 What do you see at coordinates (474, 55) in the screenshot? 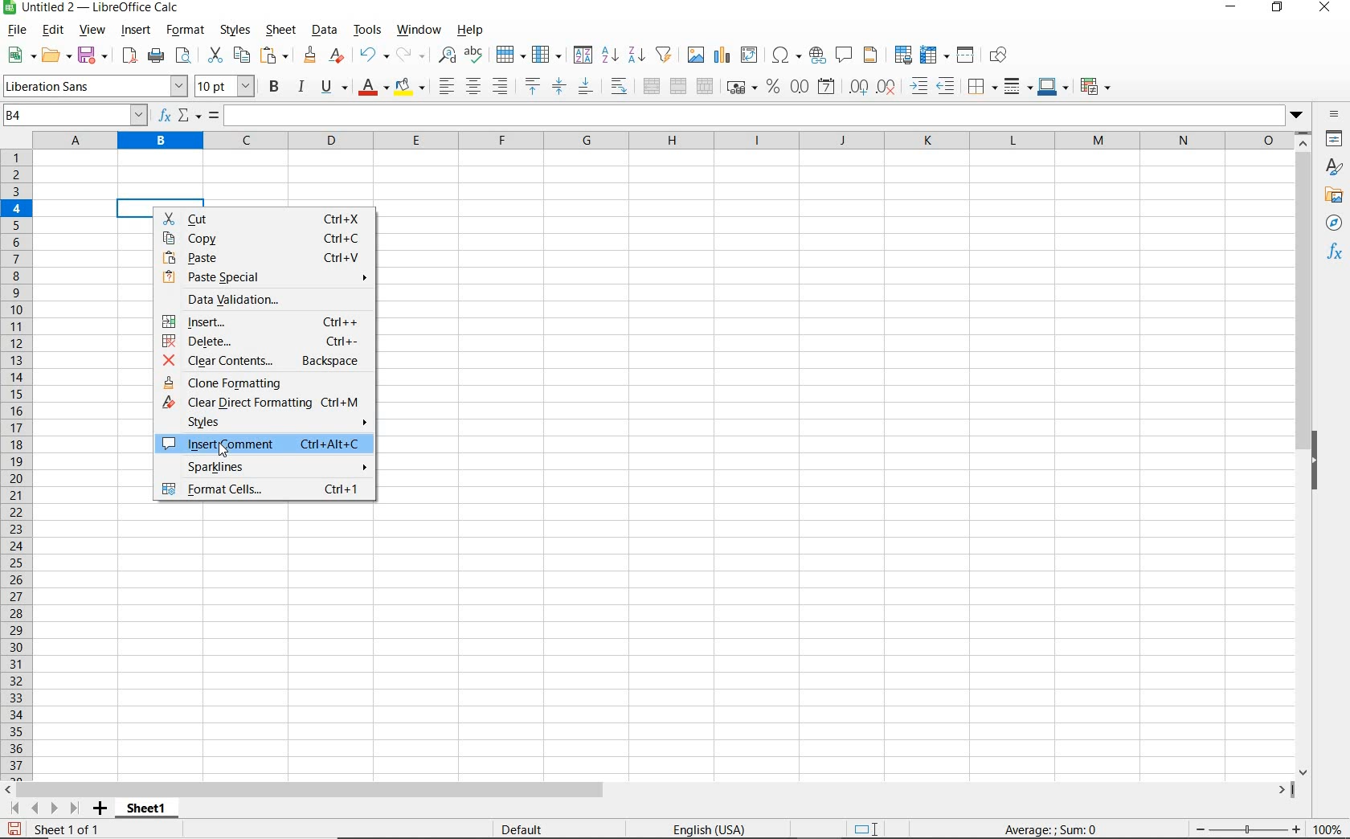
I see `spelling` at bounding box center [474, 55].